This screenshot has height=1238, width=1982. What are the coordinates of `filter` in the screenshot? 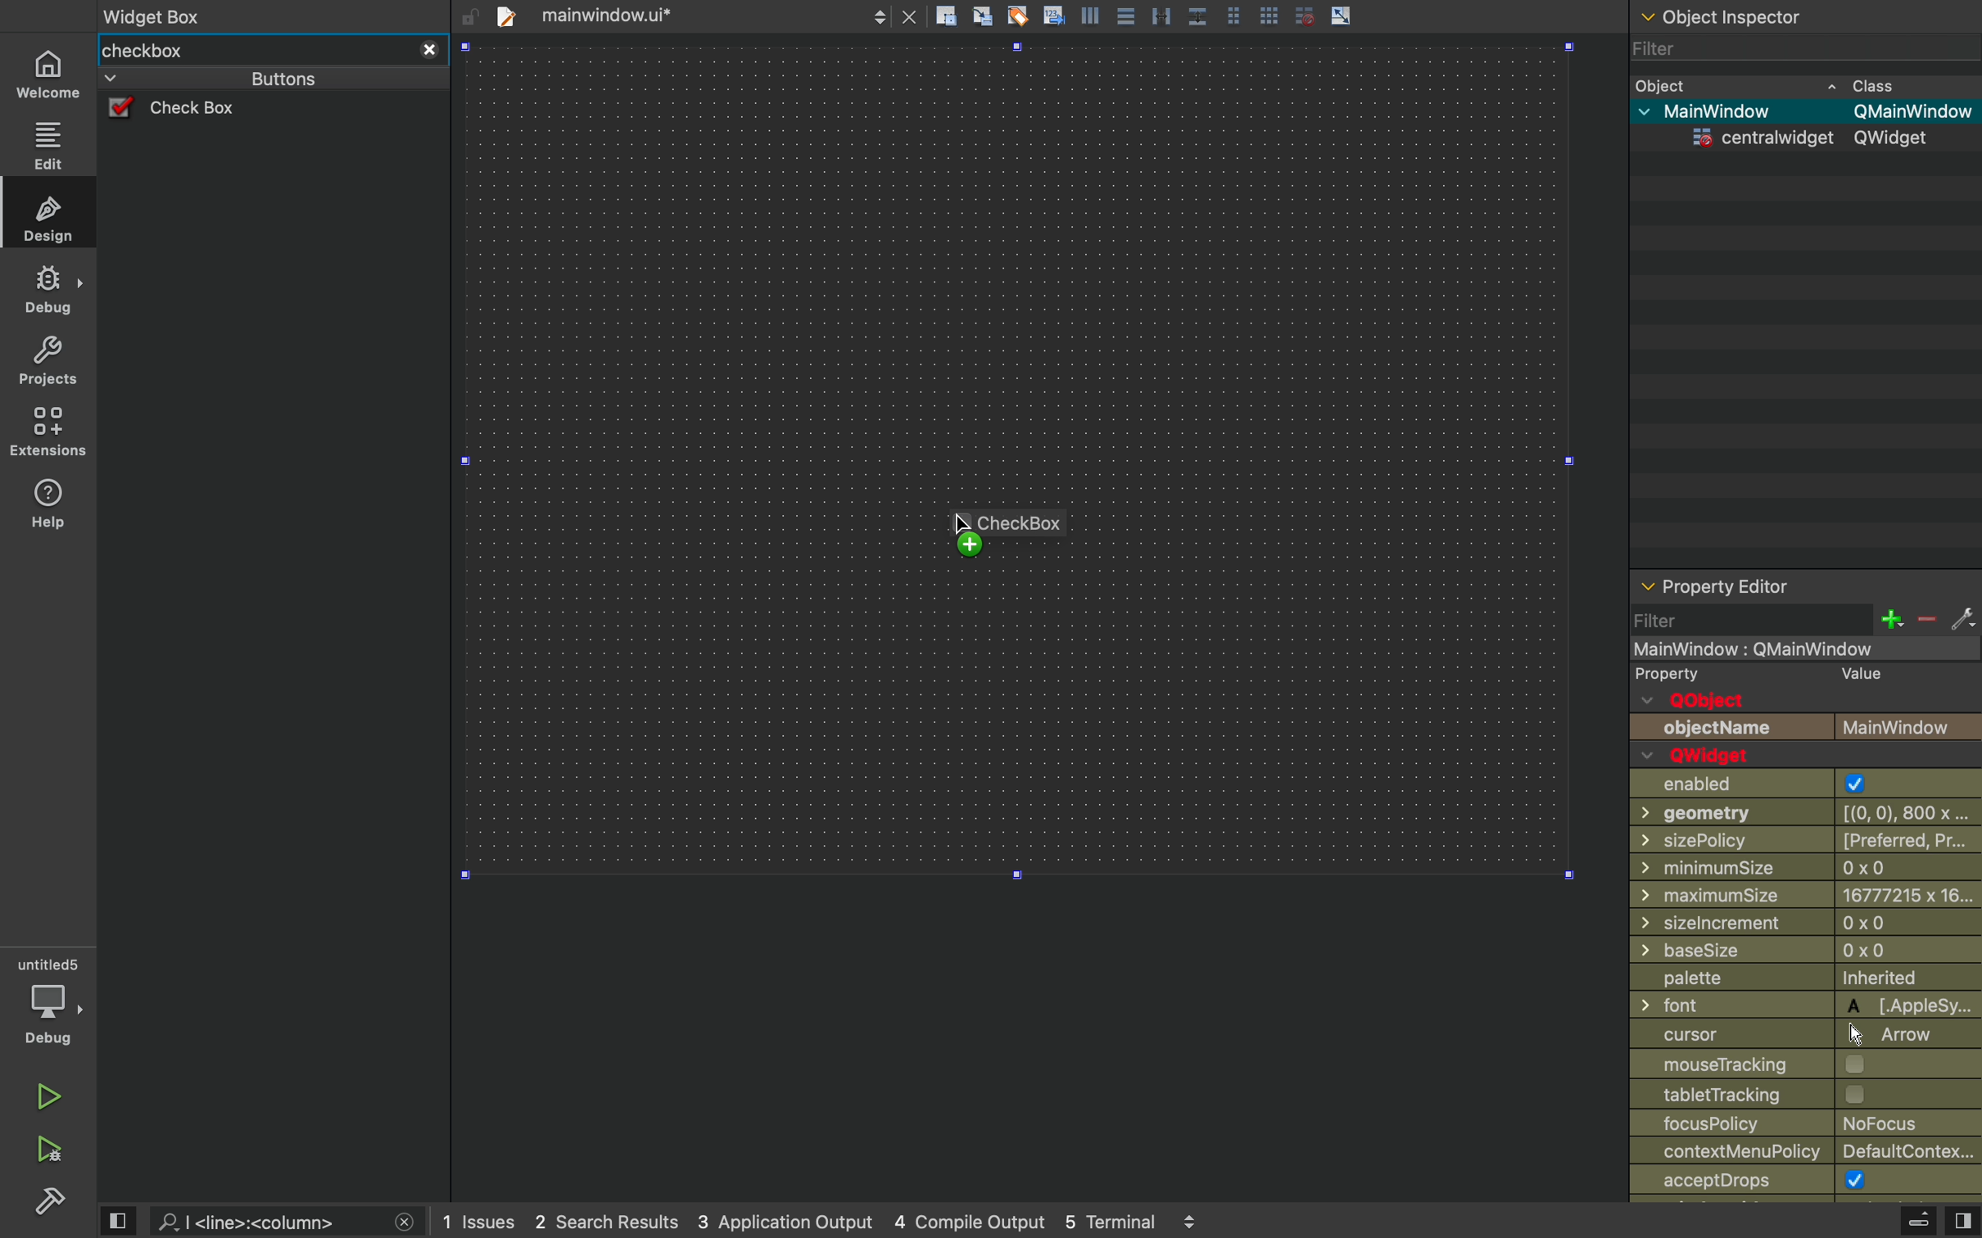 It's located at (1785, 49).